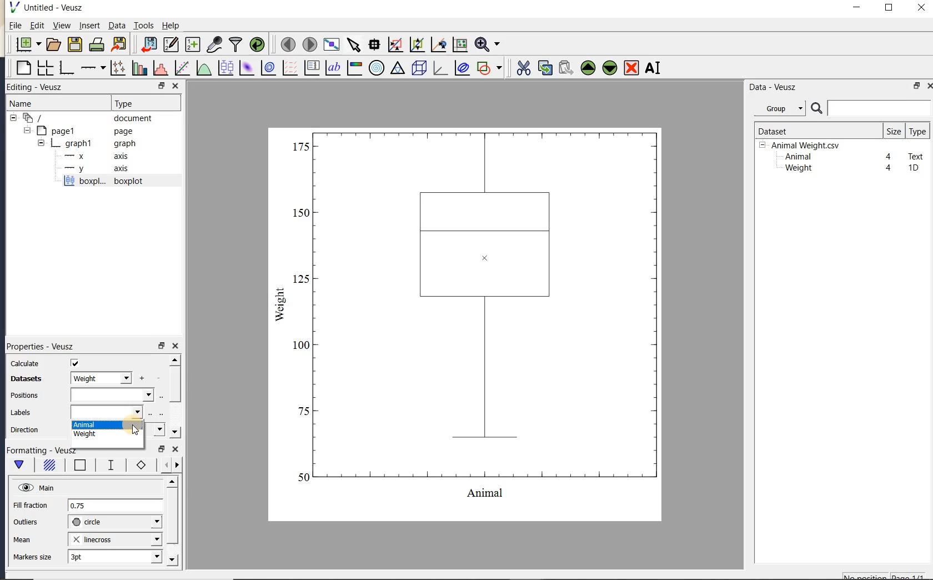  I want to click on Data - Veusz, so click(782, 109).